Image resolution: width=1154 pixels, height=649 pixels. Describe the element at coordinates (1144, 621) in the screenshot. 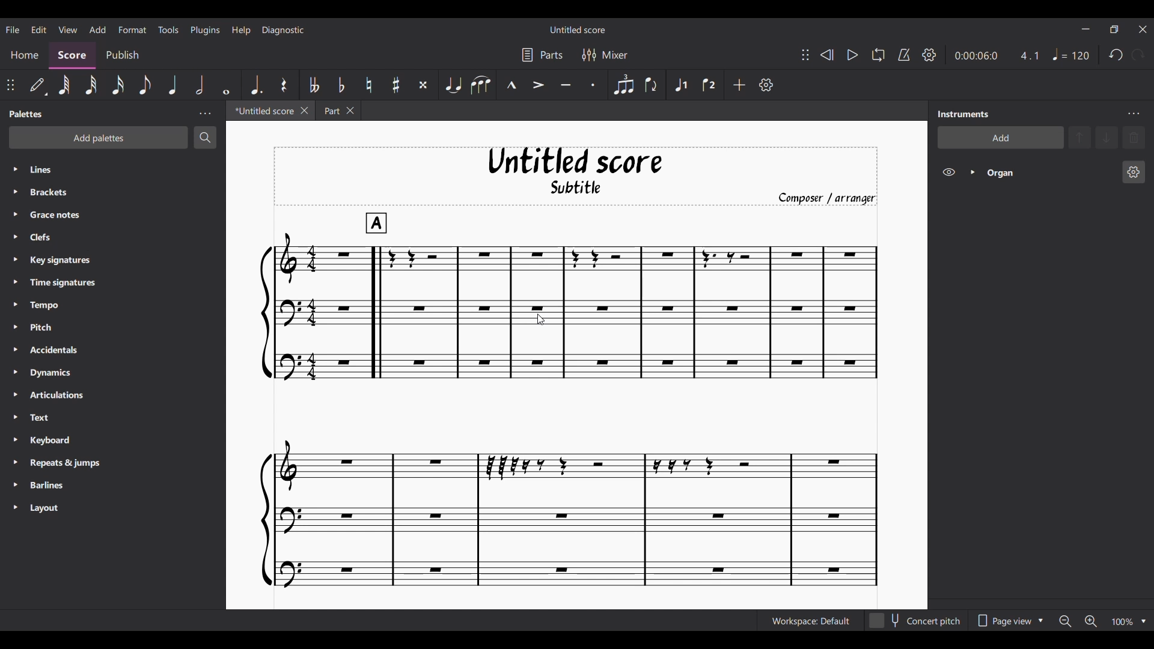

I see `Zoom options` at that location.